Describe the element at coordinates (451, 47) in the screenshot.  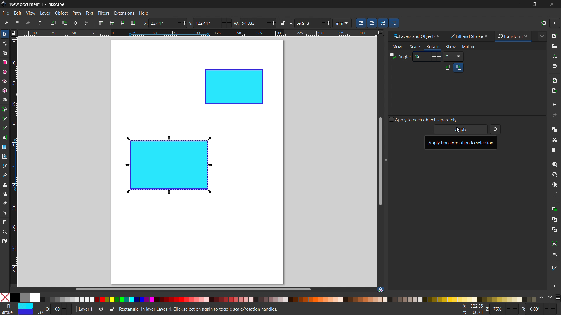
I see `skew` at that location.